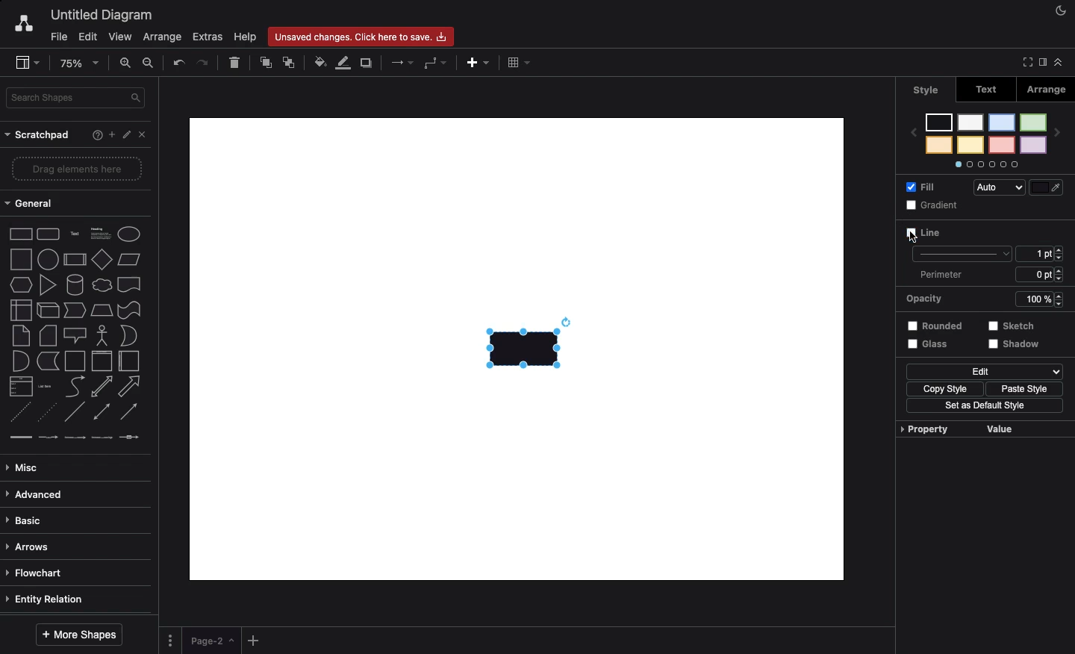 The image size is (1075, 654). What do you see at coordinates (255, 640) in the screenshot?
I see `Add` at bounding box center [255, 640].